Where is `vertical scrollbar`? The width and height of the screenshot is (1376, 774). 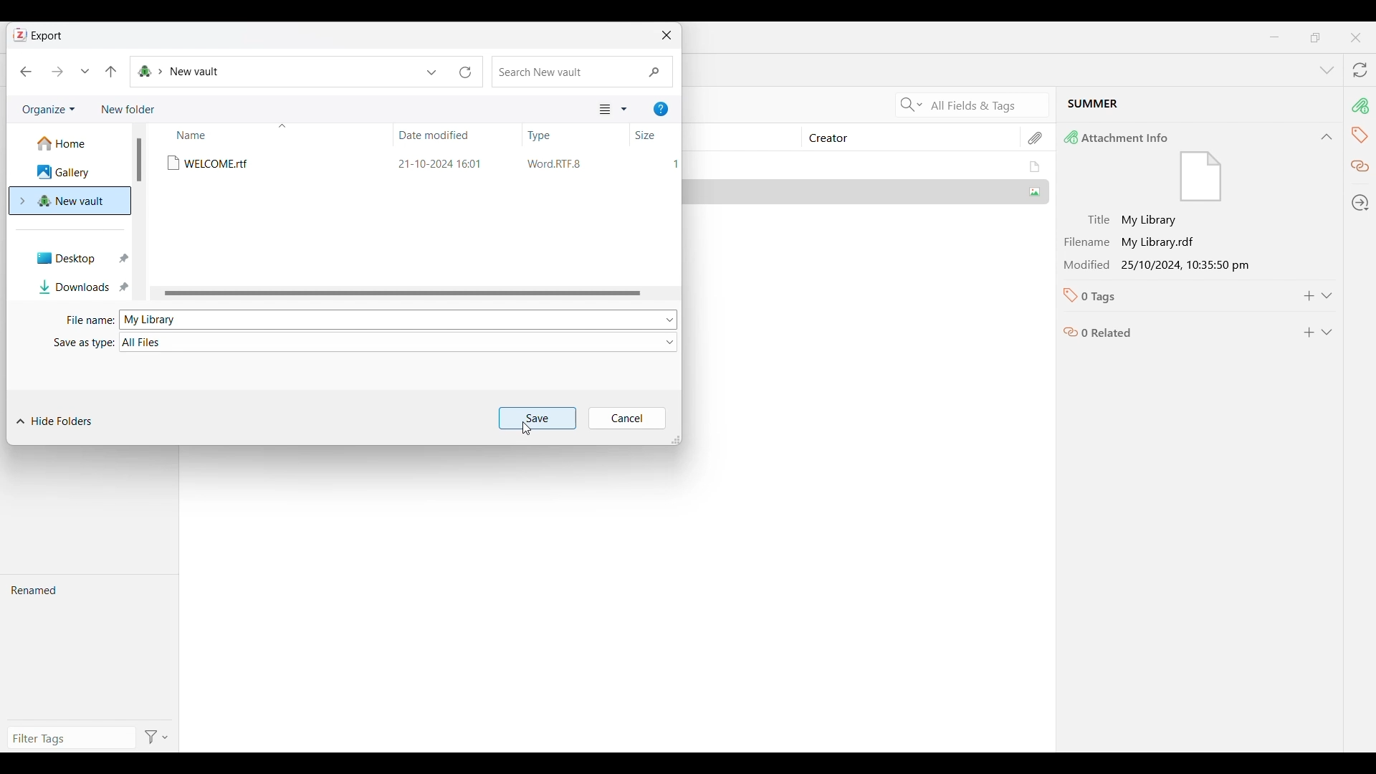
vertical scrollbar is located at coordinates (140, 163).